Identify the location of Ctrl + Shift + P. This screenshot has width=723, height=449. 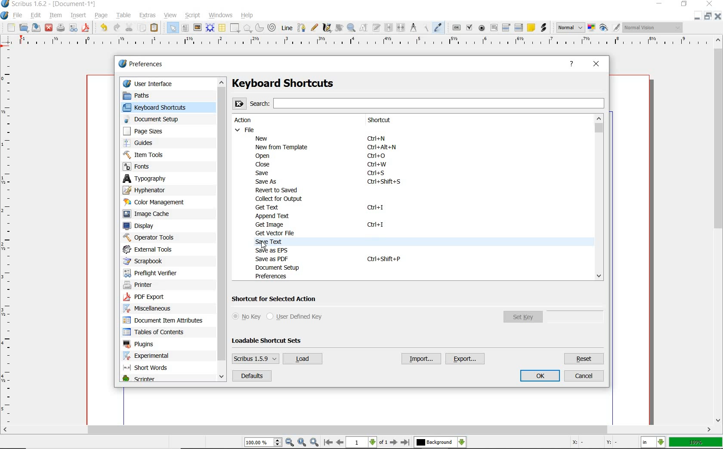
(383, 258).